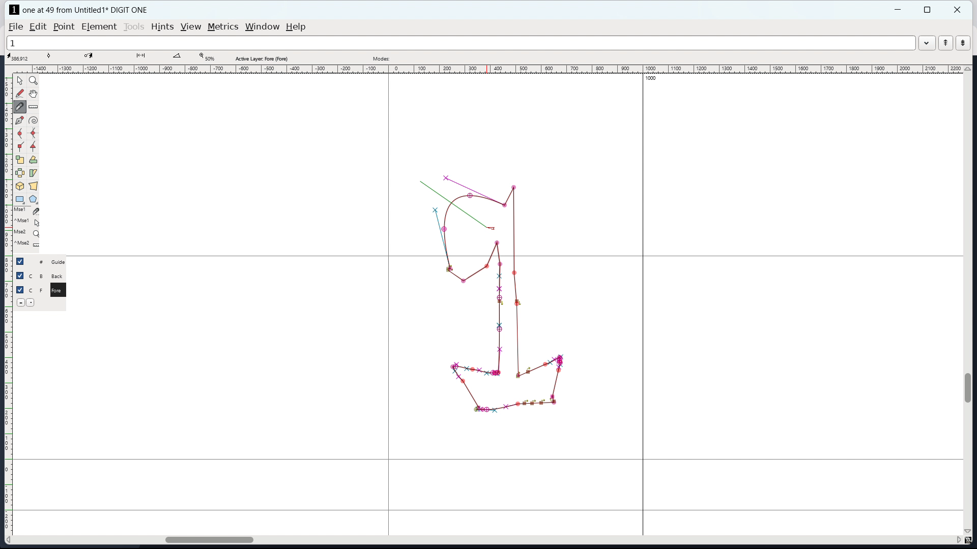 The height and width of the screenshot is (549, 977). What do you see at coordinates (927, 10) in the screenshot?
I see `maximize` at bounding box center [927, 10].